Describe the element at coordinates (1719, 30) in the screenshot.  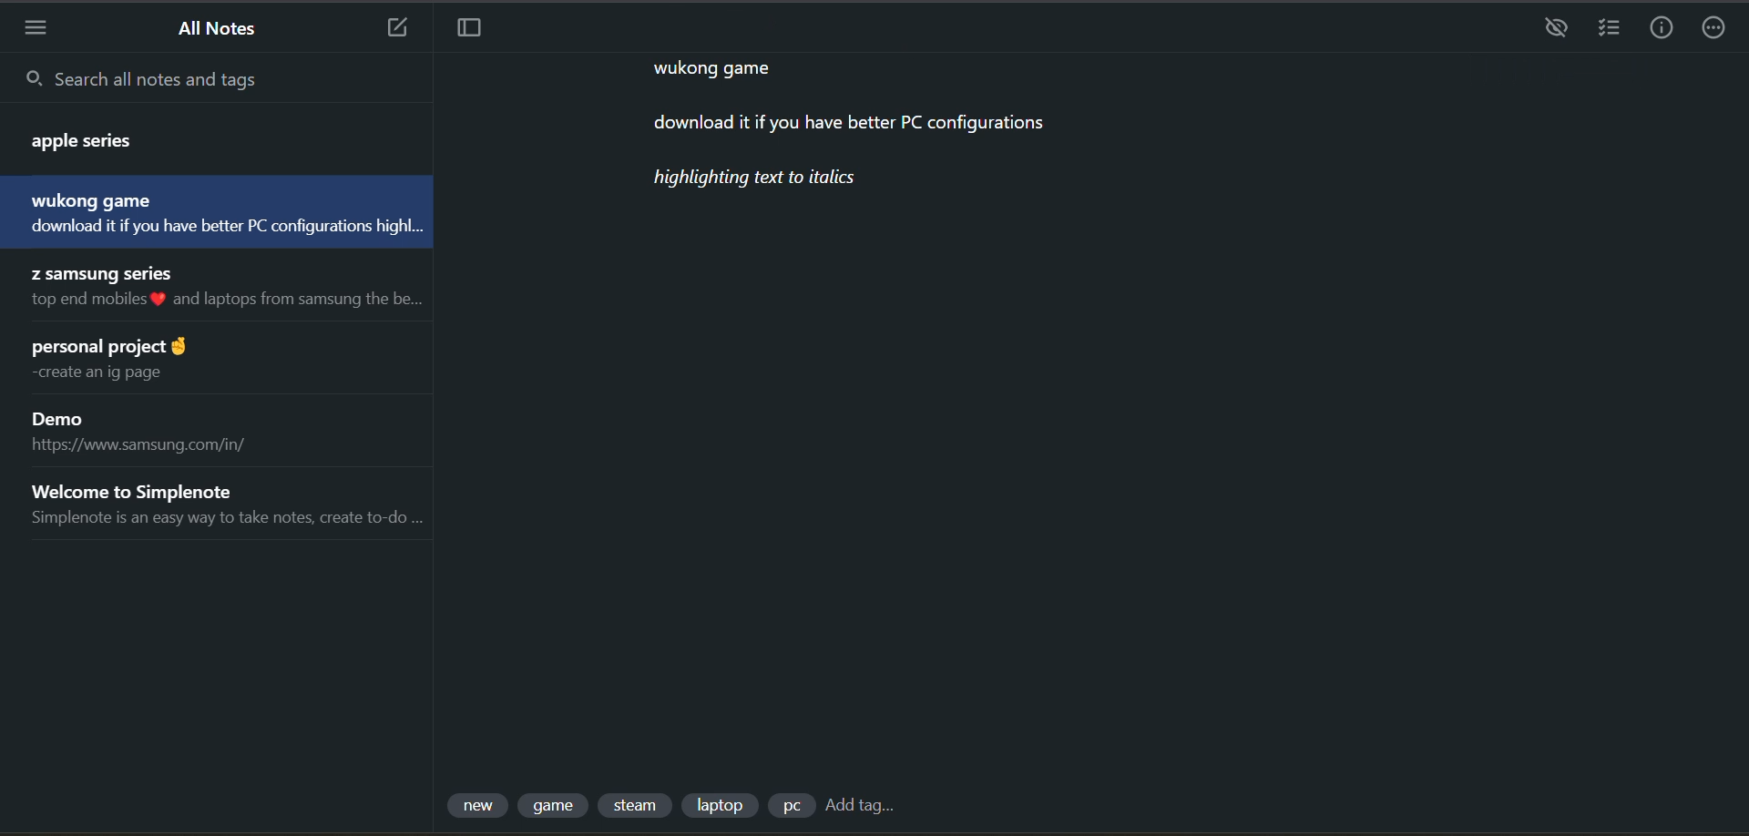
I see `actions` at that location.